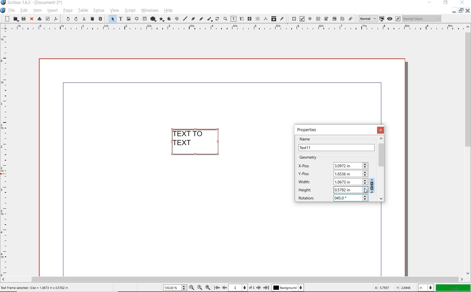  What do you see at coordinates (144, 19) in the screenshot?
I see `table` at bounding box center [144, 19].